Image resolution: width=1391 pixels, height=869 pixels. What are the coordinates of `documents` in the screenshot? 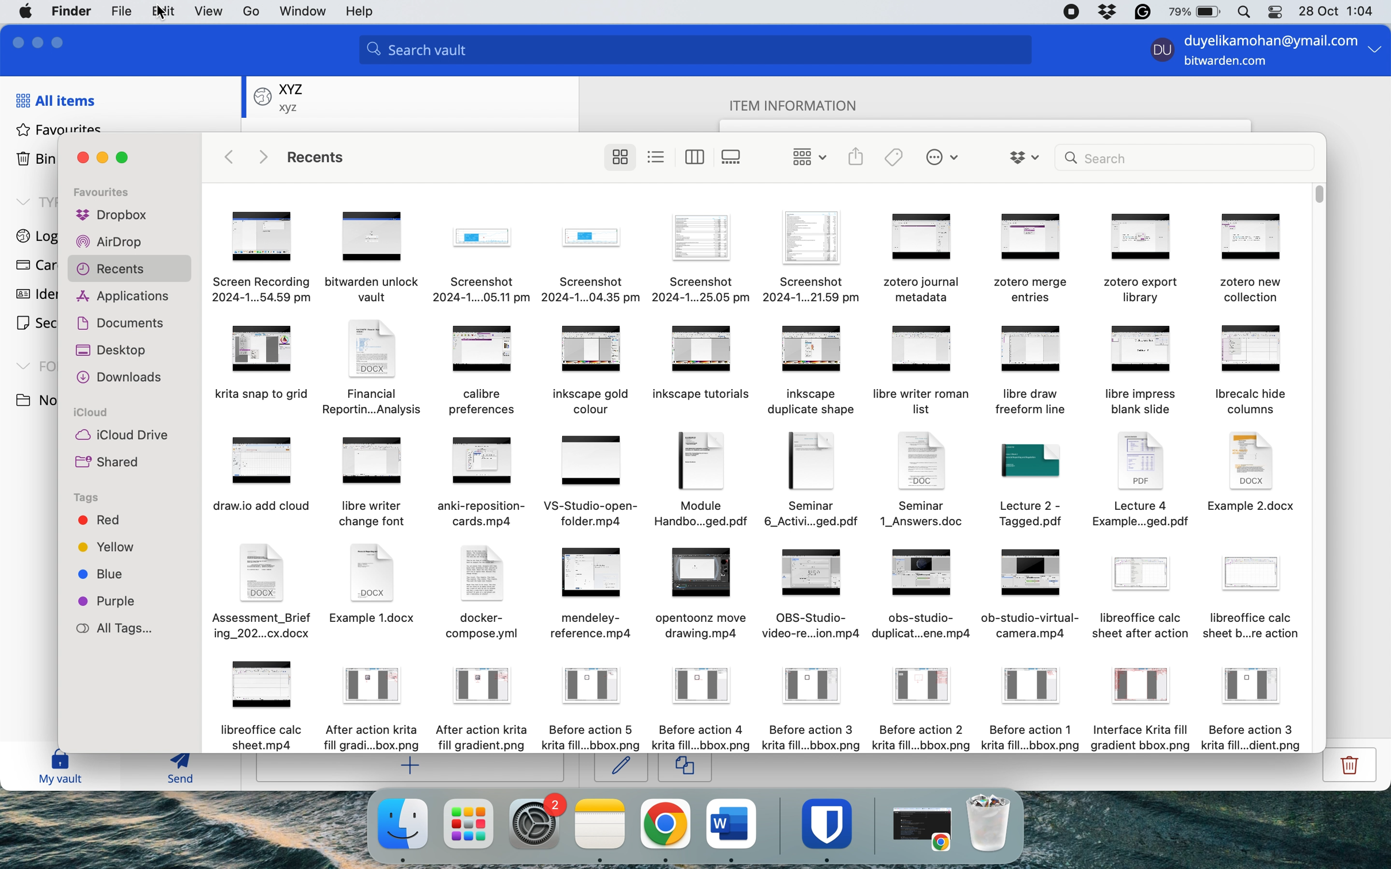 It's located at (126, 321).